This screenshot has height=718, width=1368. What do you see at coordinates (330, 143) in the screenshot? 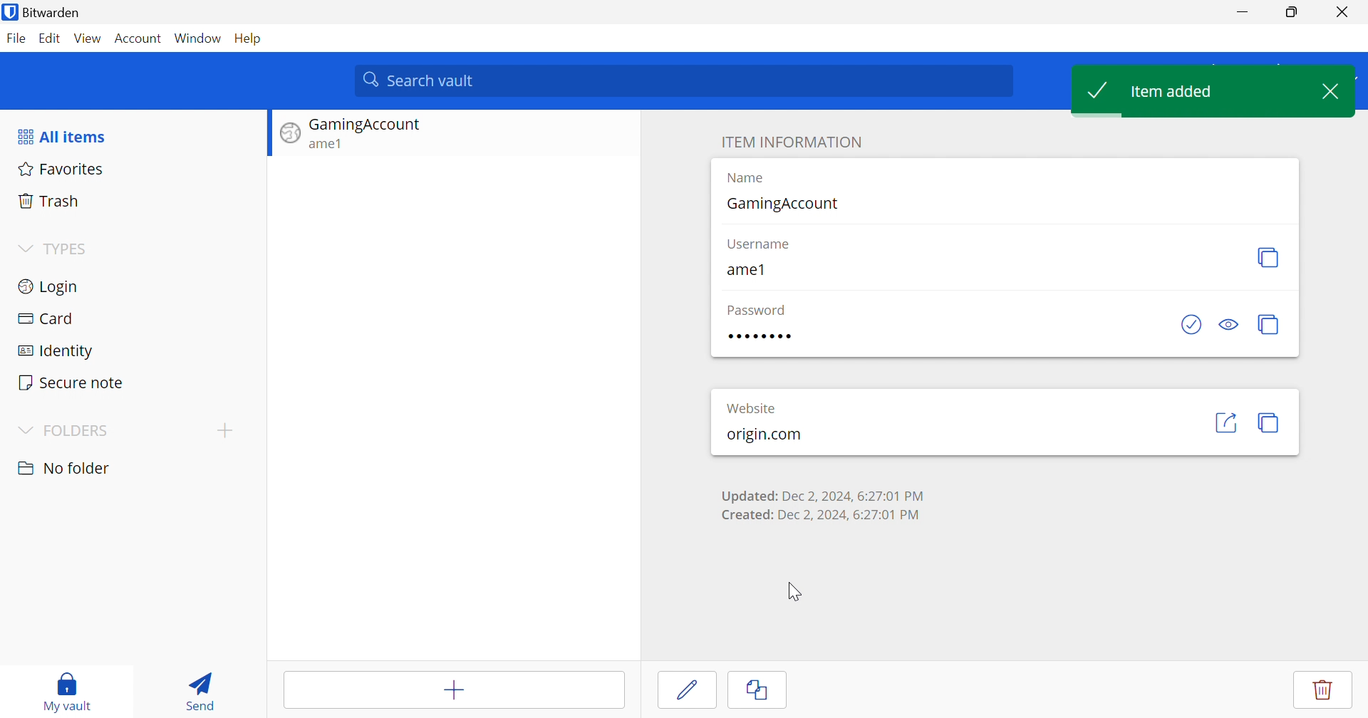
I see `ame1` at bounding box center [330, 143].